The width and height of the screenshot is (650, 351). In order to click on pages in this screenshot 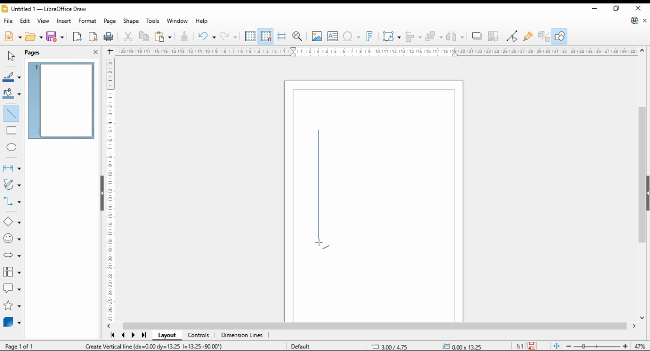, I will do `click(42, 52)`.